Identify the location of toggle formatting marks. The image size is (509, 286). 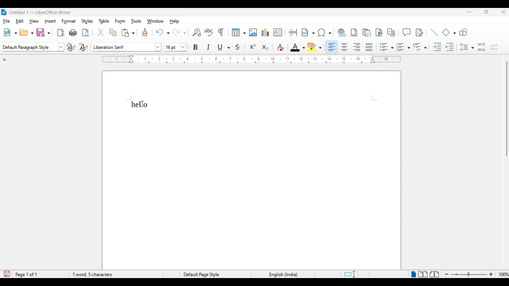
(221, 32).